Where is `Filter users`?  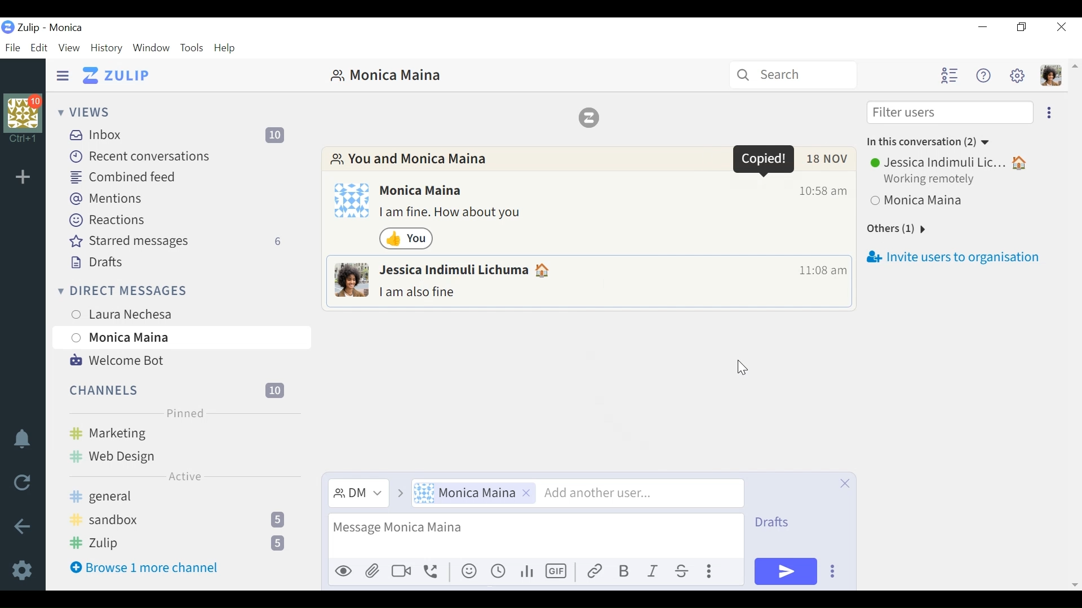
Filter users is located at coordinates (950, 113).